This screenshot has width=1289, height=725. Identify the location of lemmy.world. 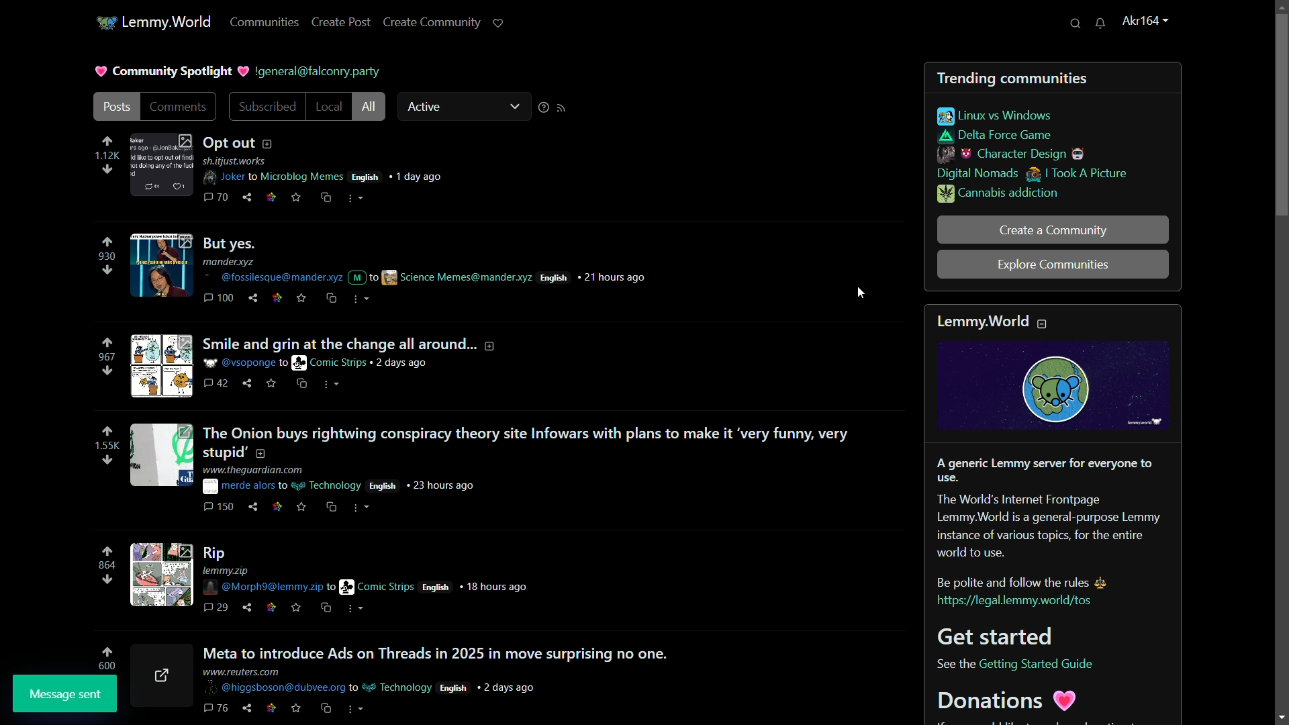
(166, 21).